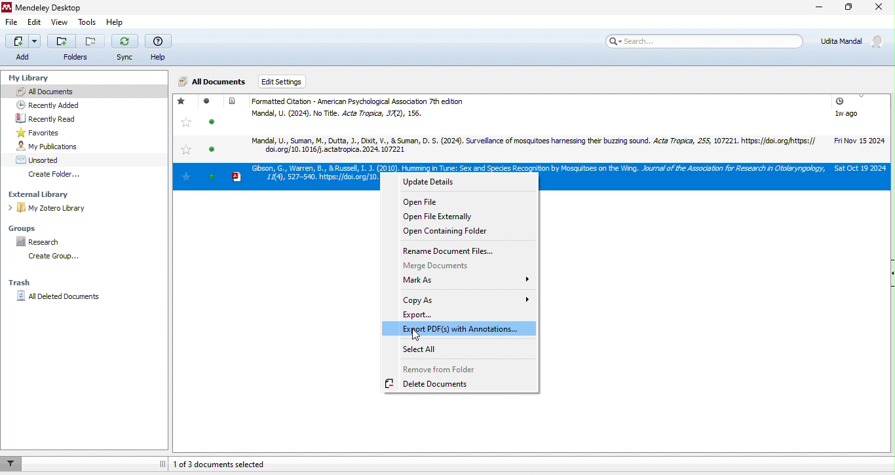 The image size is (895, 475). What do you see at coordinates (58, 117) in the screenshot?
I see `recently read` at bounding box center [58, 117].